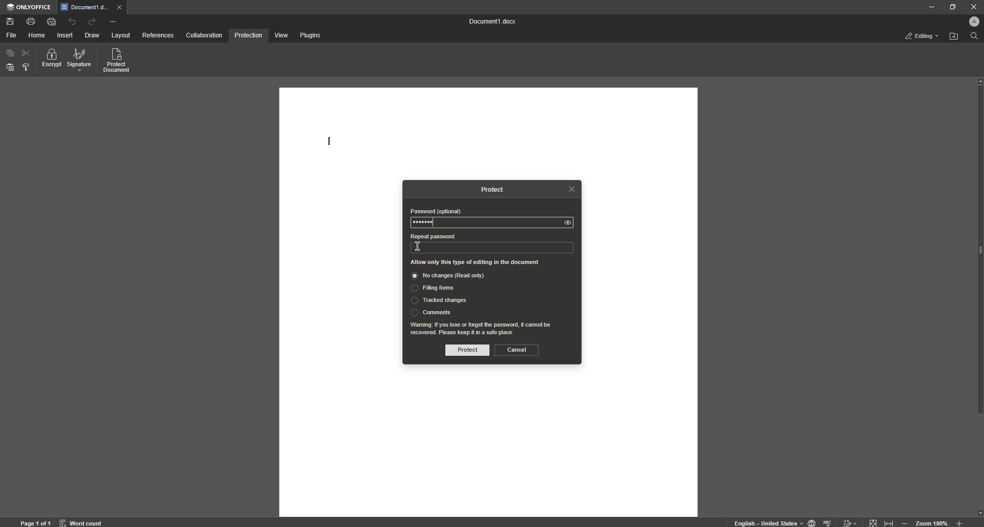 The width and height of the screenshot is (984, 527). I want to click on Quick Print, so click(51, 21).